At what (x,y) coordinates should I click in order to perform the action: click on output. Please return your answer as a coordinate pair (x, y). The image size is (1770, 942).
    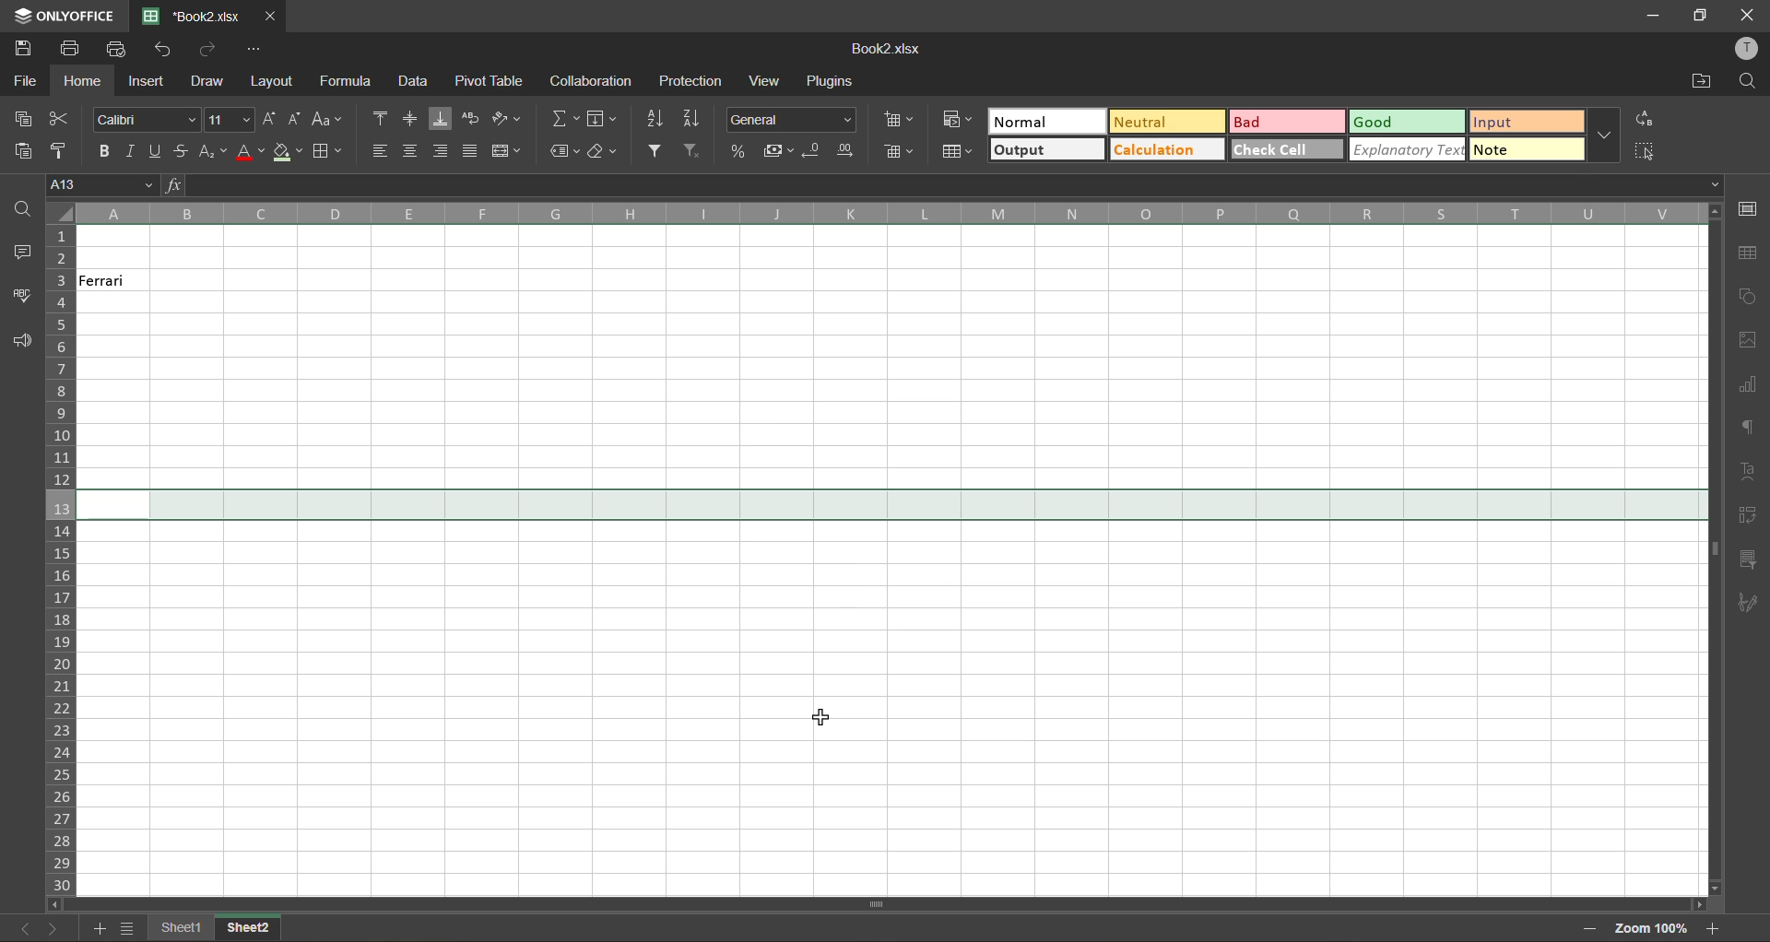
    Looking at the image, I should click on (1045, 148).